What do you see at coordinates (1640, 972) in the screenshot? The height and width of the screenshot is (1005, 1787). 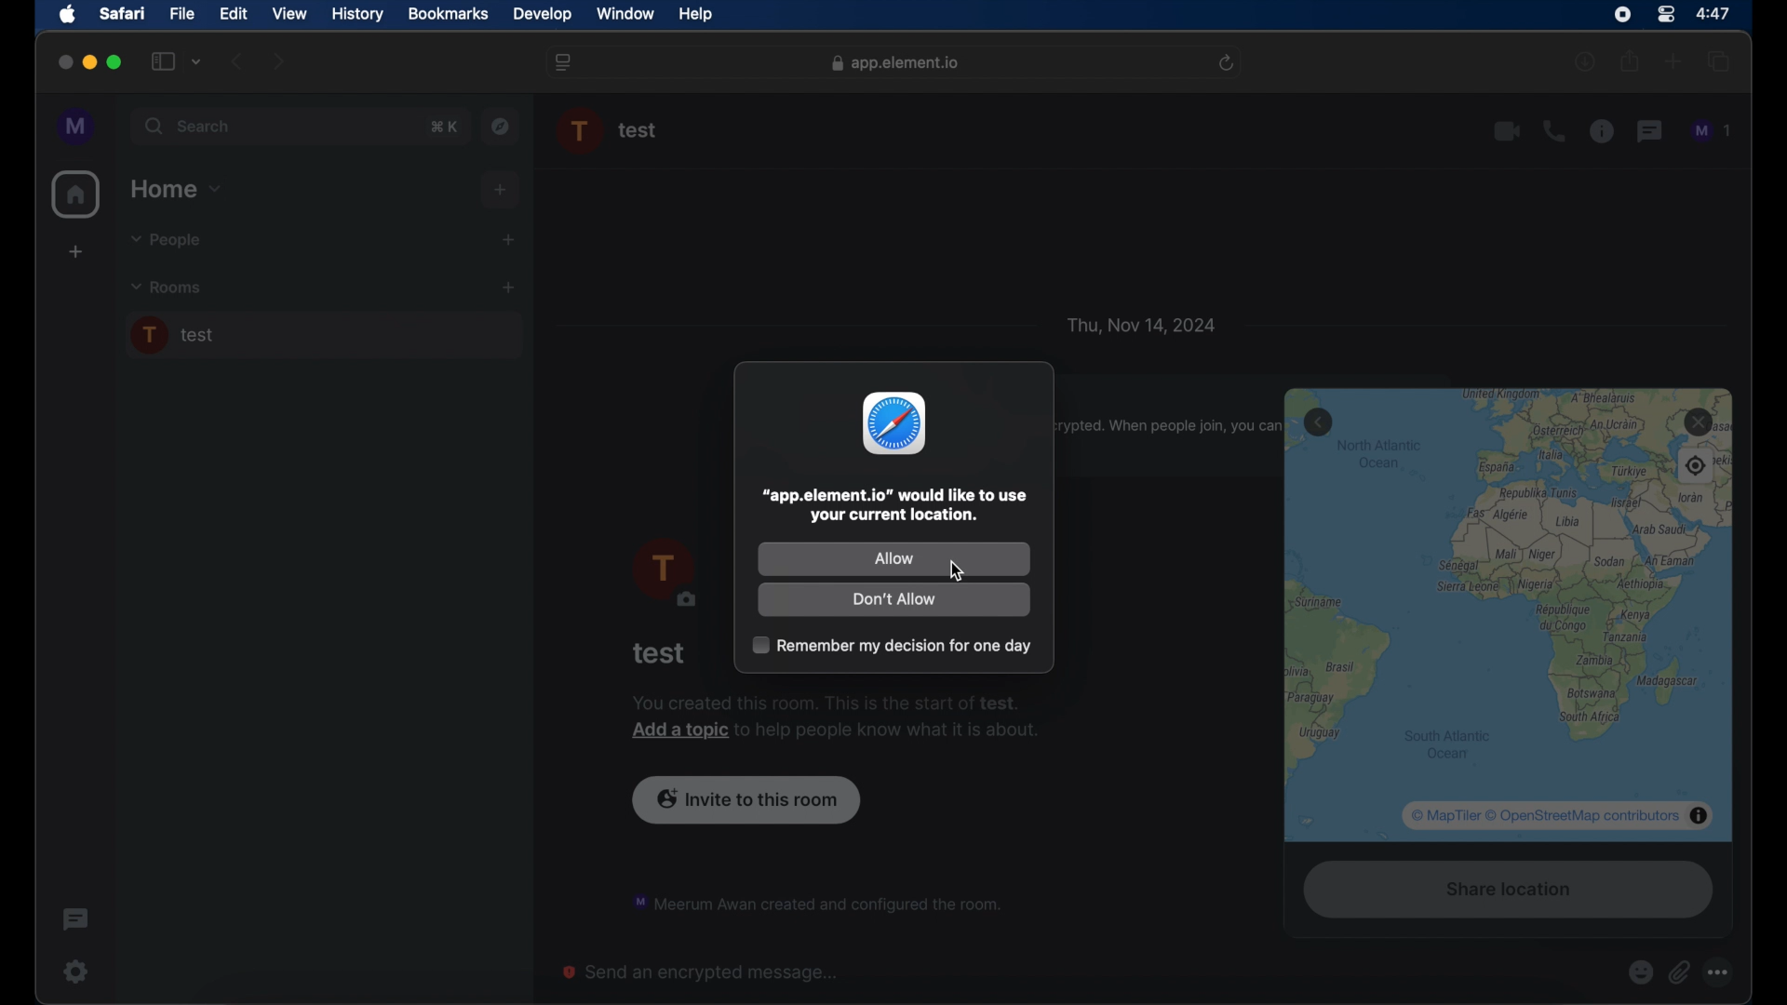 I see `Emojis` at bounding box center [1640, 972].